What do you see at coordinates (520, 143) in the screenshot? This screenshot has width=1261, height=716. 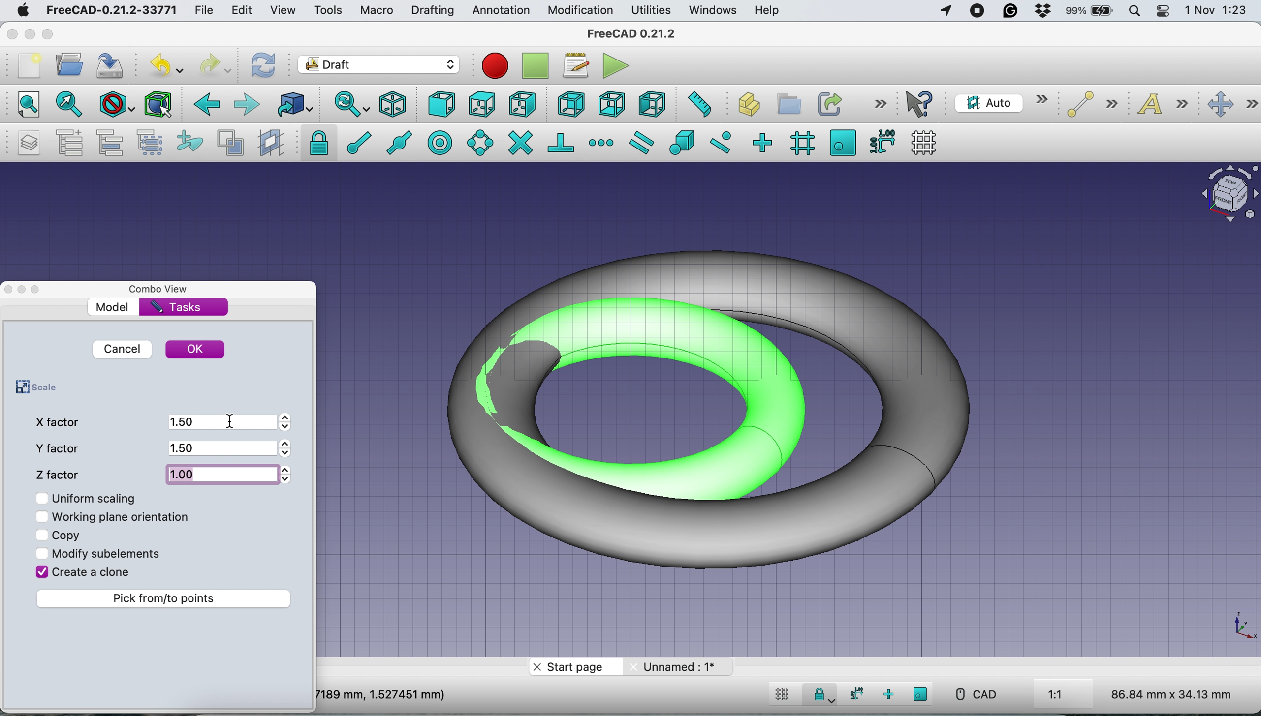 I see `snap intersection` at bounding box center [520, 143].